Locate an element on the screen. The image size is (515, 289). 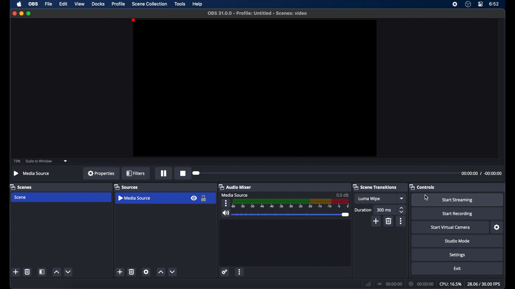
lock is located at coordinates (204, 198).